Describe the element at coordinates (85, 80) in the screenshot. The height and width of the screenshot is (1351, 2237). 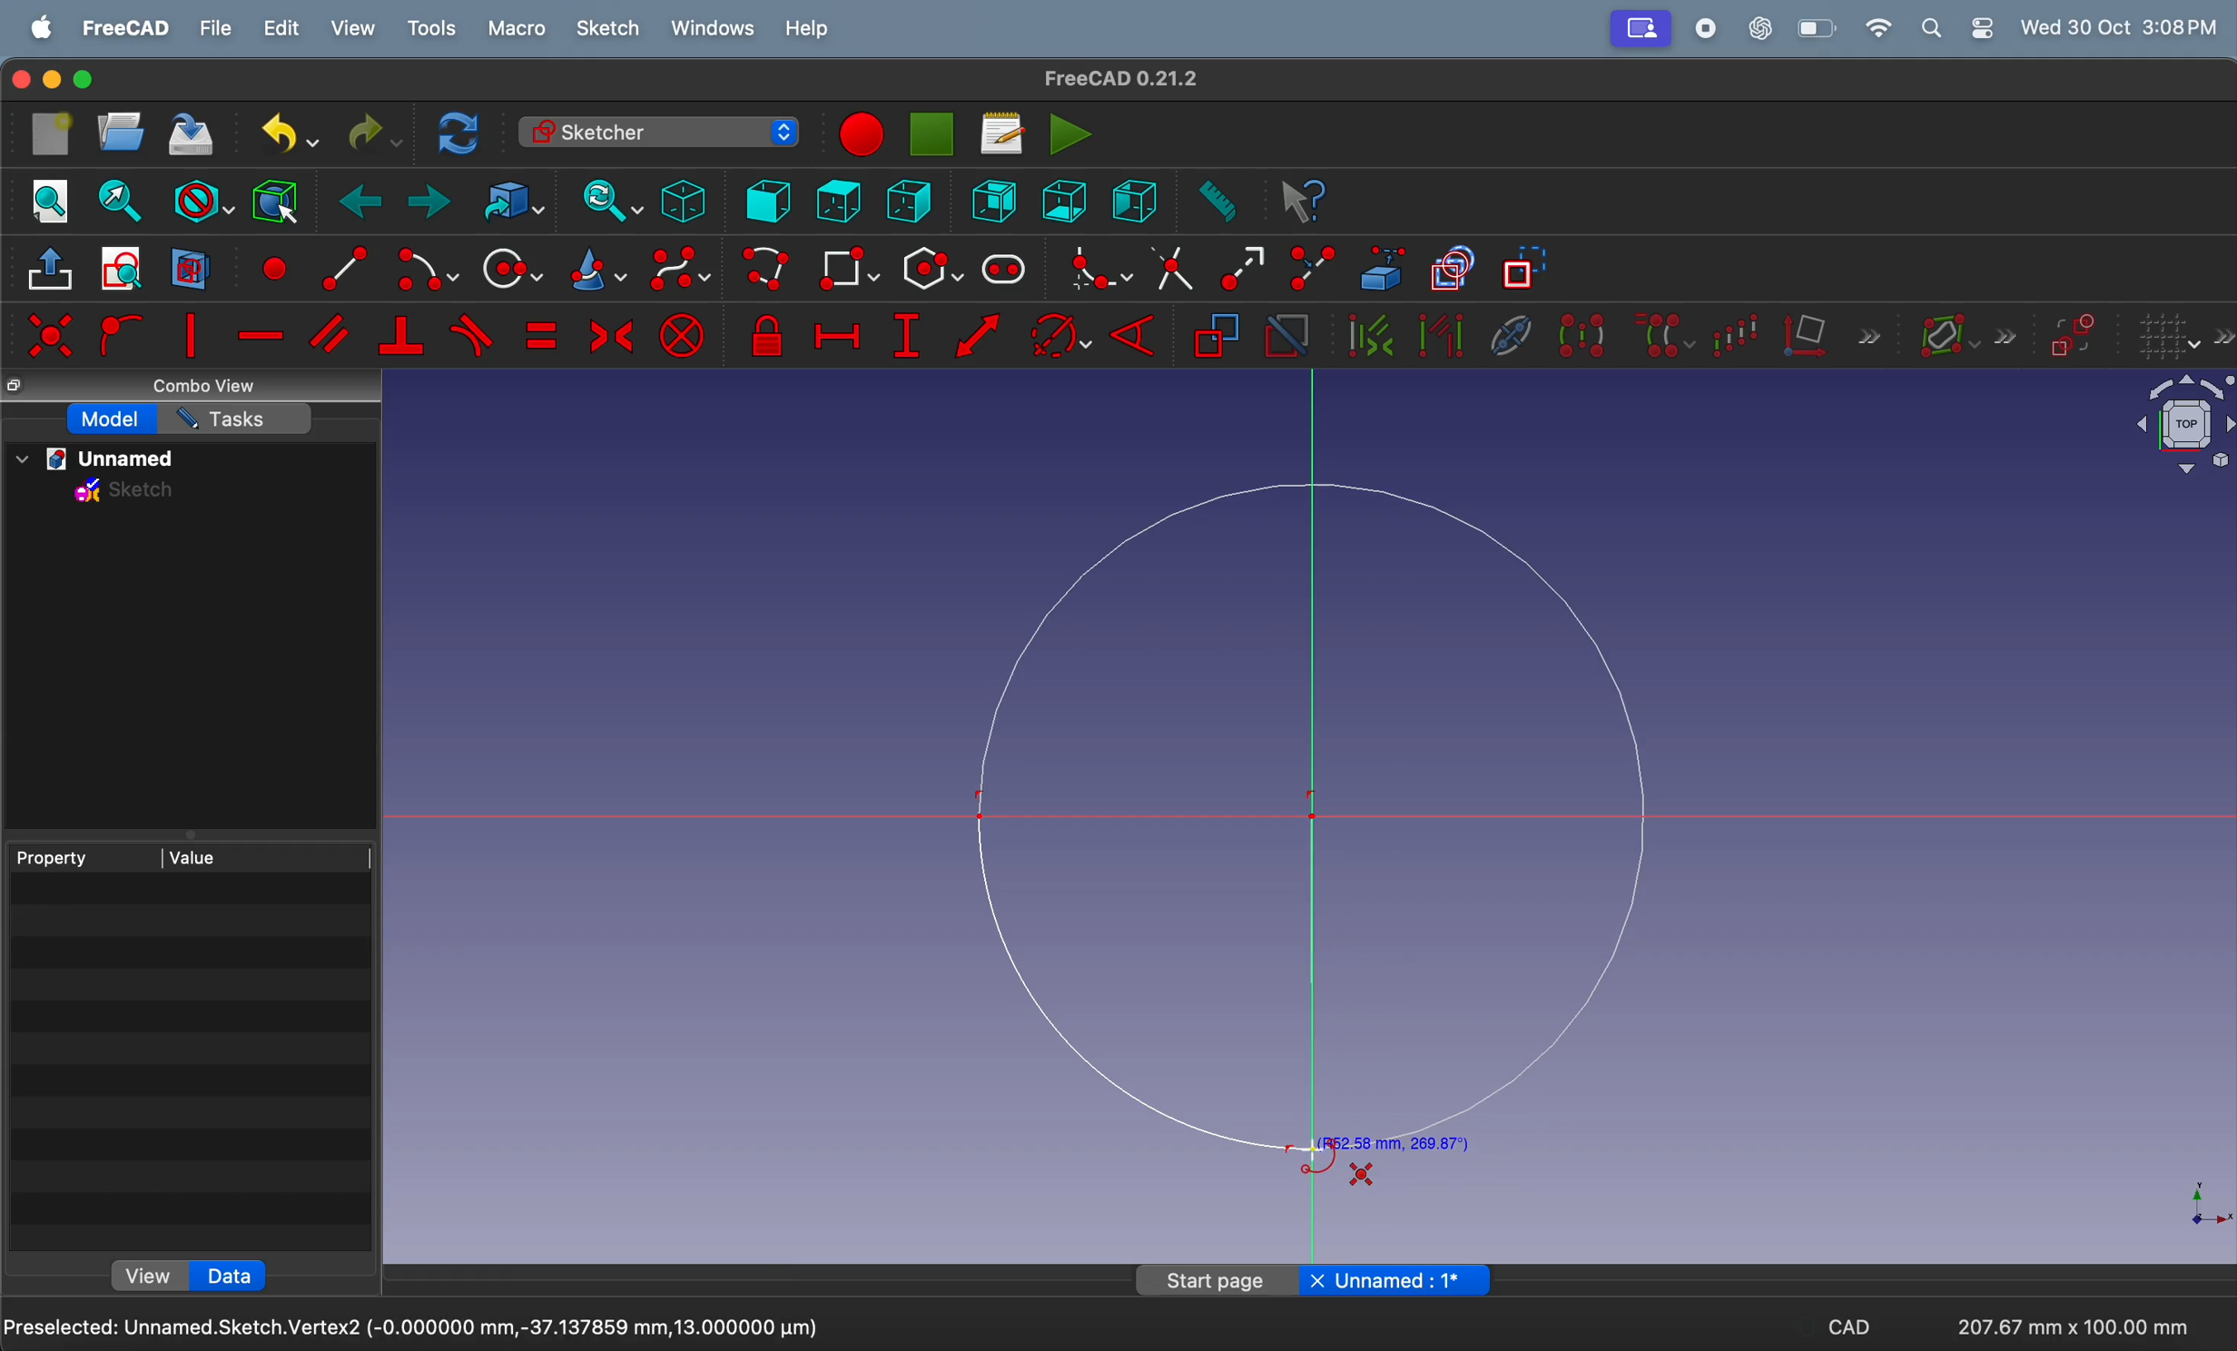
I see `Enter full screen` at that location.